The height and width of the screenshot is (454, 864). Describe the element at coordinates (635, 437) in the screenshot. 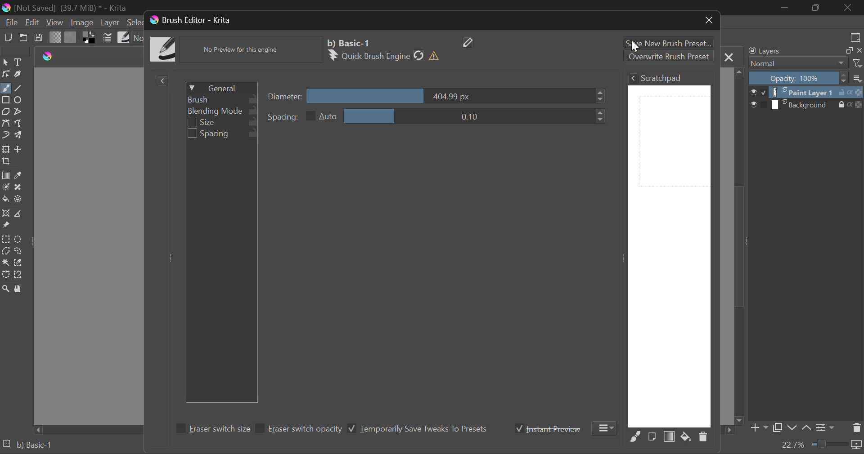

I see `Fill Area with Selected Brush Preset` at that location.